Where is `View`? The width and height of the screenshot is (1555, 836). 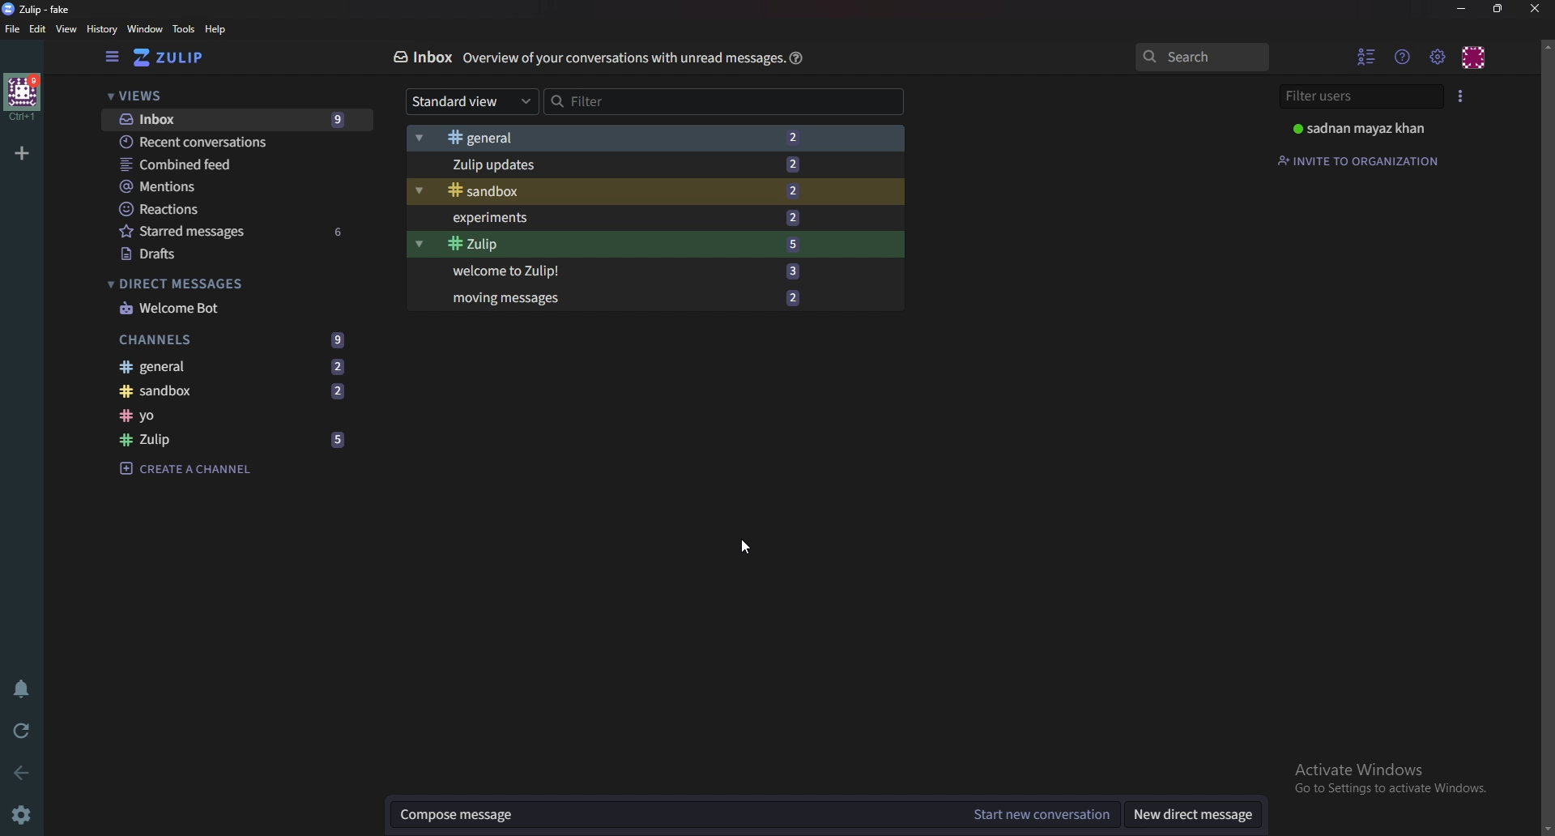 View is located at coordinates (67, 31).